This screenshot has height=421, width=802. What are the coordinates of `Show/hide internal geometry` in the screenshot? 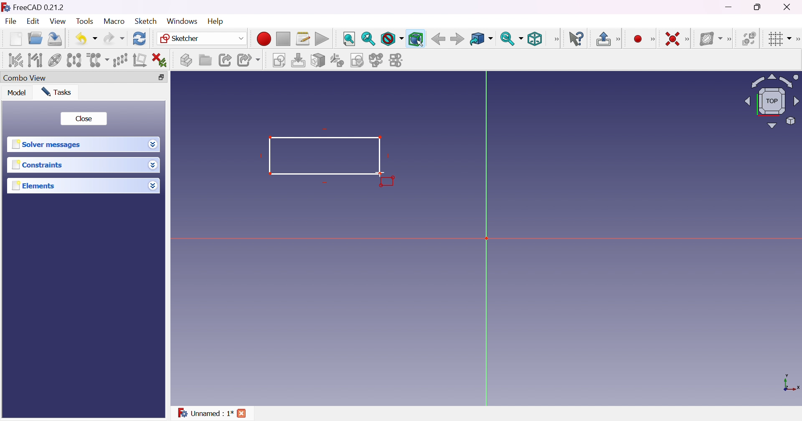 It's located at (55, 60).